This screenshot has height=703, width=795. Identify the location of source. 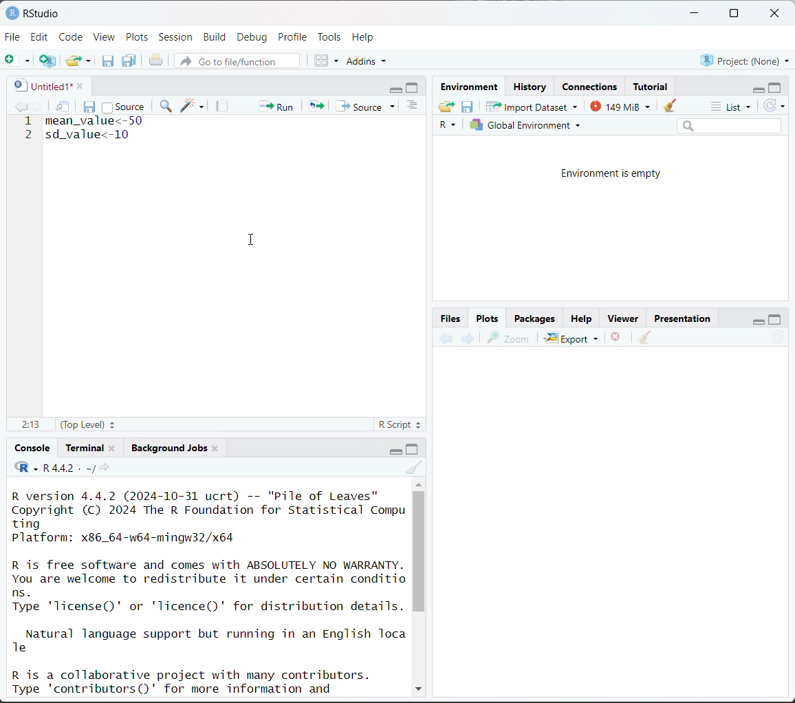
(368, 106).